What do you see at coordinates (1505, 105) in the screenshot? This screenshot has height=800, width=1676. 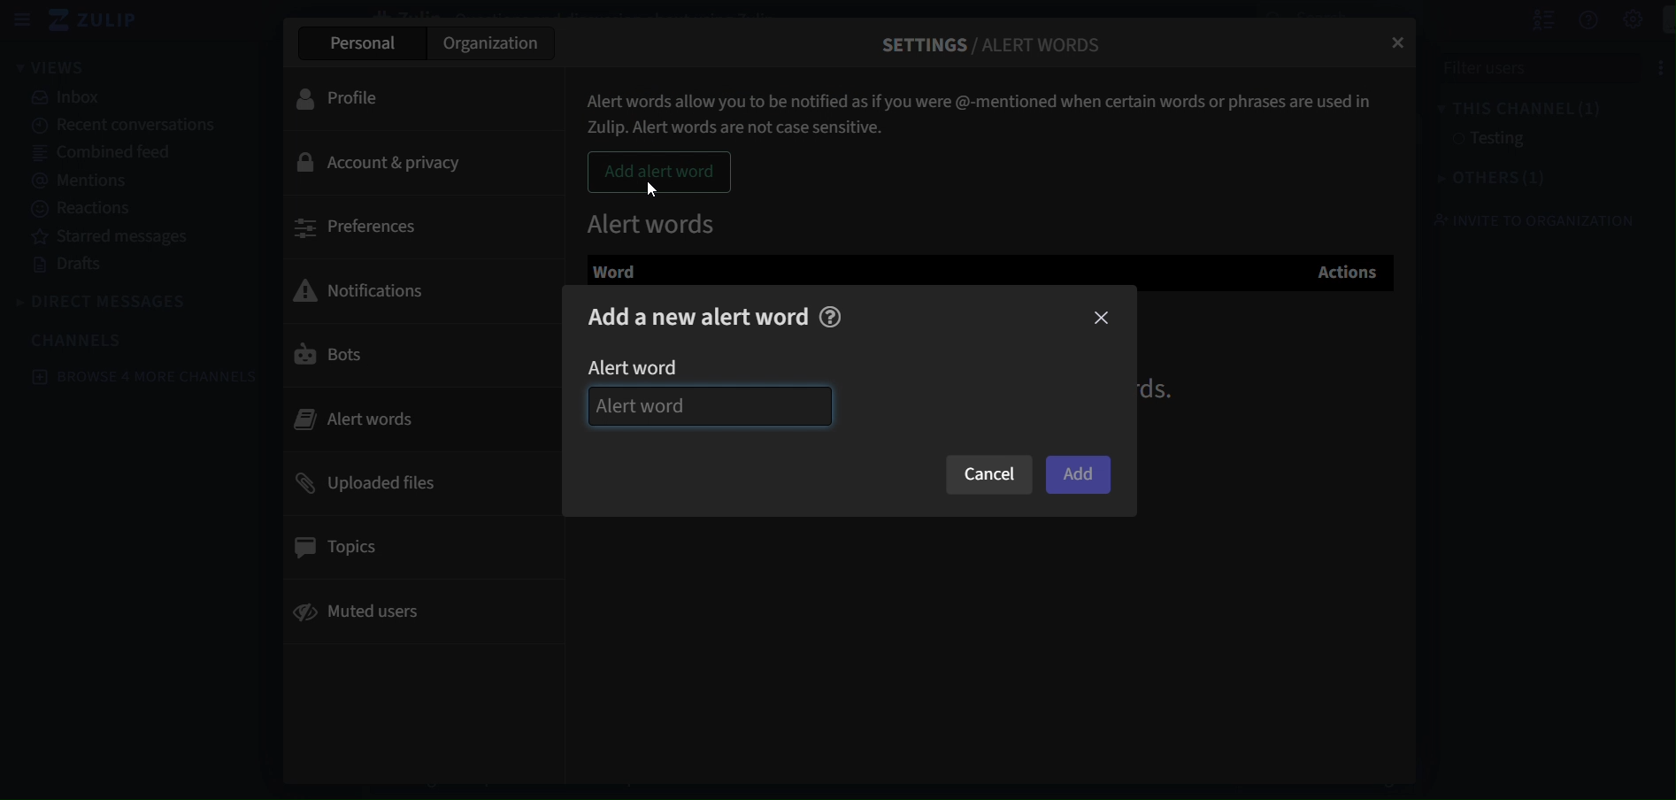 I see `this channel(1)` at bounding box center [1505, 105].